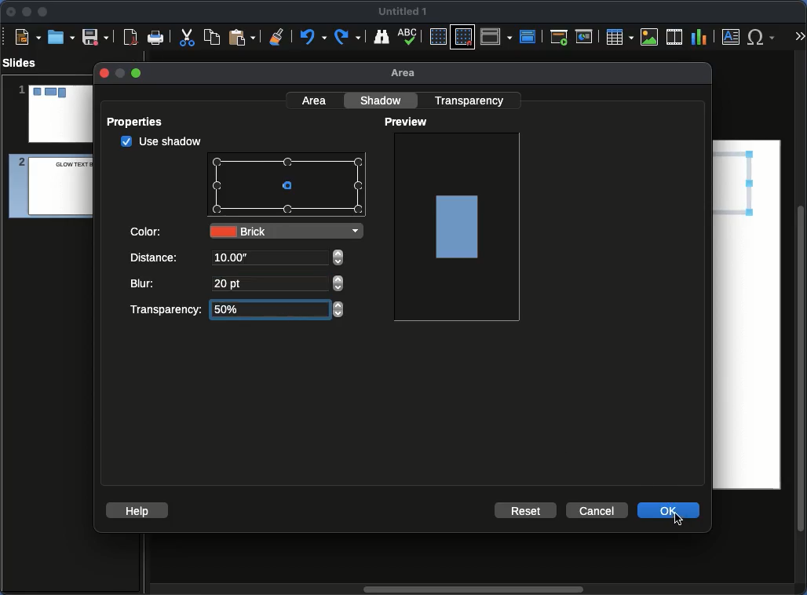  What do you see at coordinates (699, 38) in the screenshot?
I see `Chart` at bounding box center [699, 38].